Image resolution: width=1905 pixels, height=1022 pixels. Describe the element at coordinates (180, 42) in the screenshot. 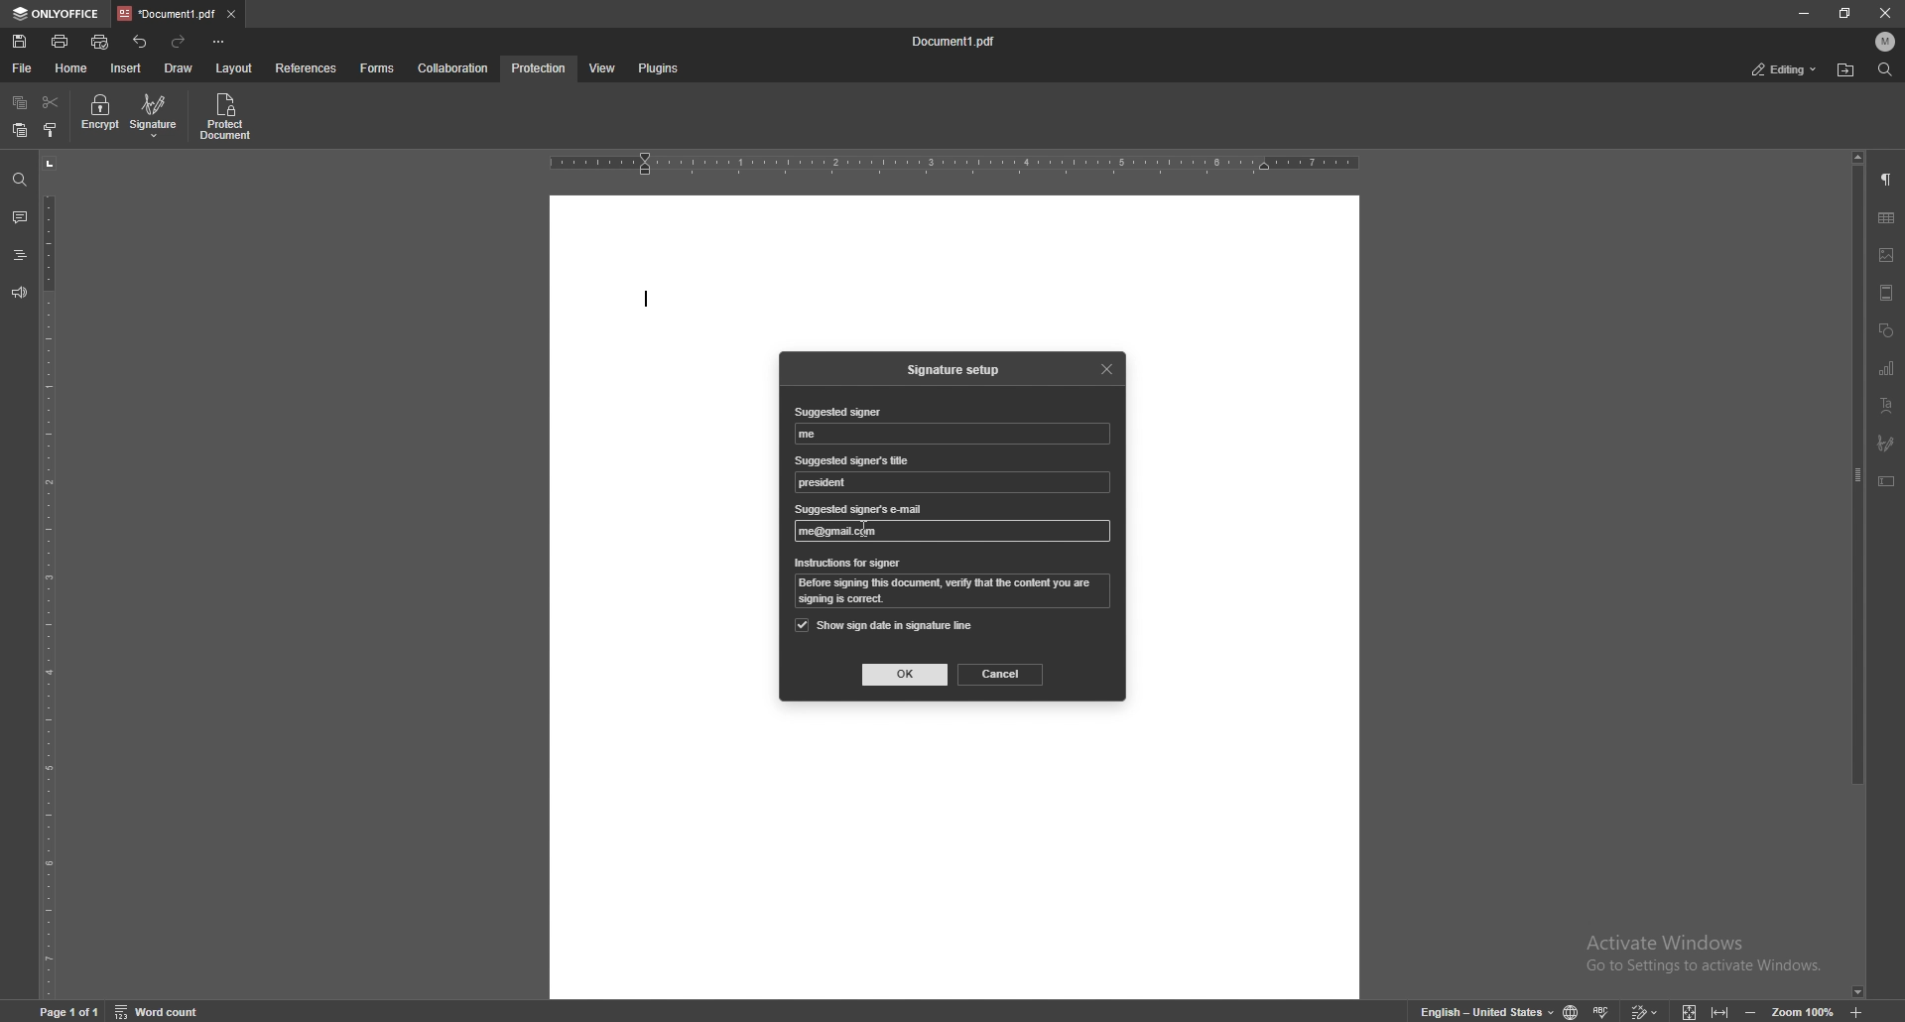

I see `redo` at that location.